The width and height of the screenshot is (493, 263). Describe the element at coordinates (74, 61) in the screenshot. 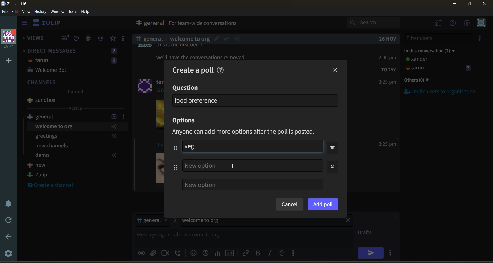

I see `direct messages` at that location.